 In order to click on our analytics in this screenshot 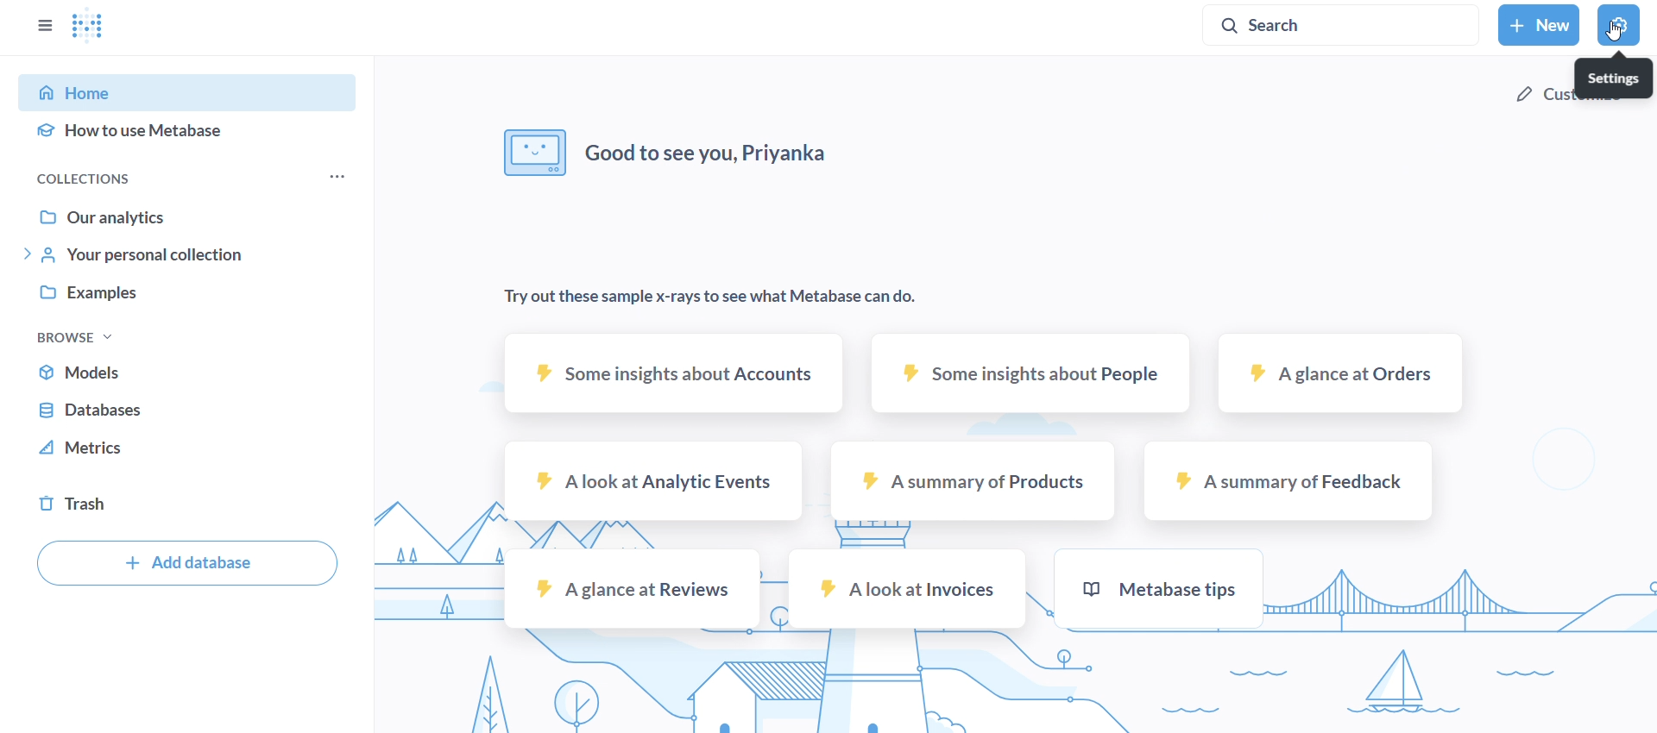, I will do `click(193, 216)`.